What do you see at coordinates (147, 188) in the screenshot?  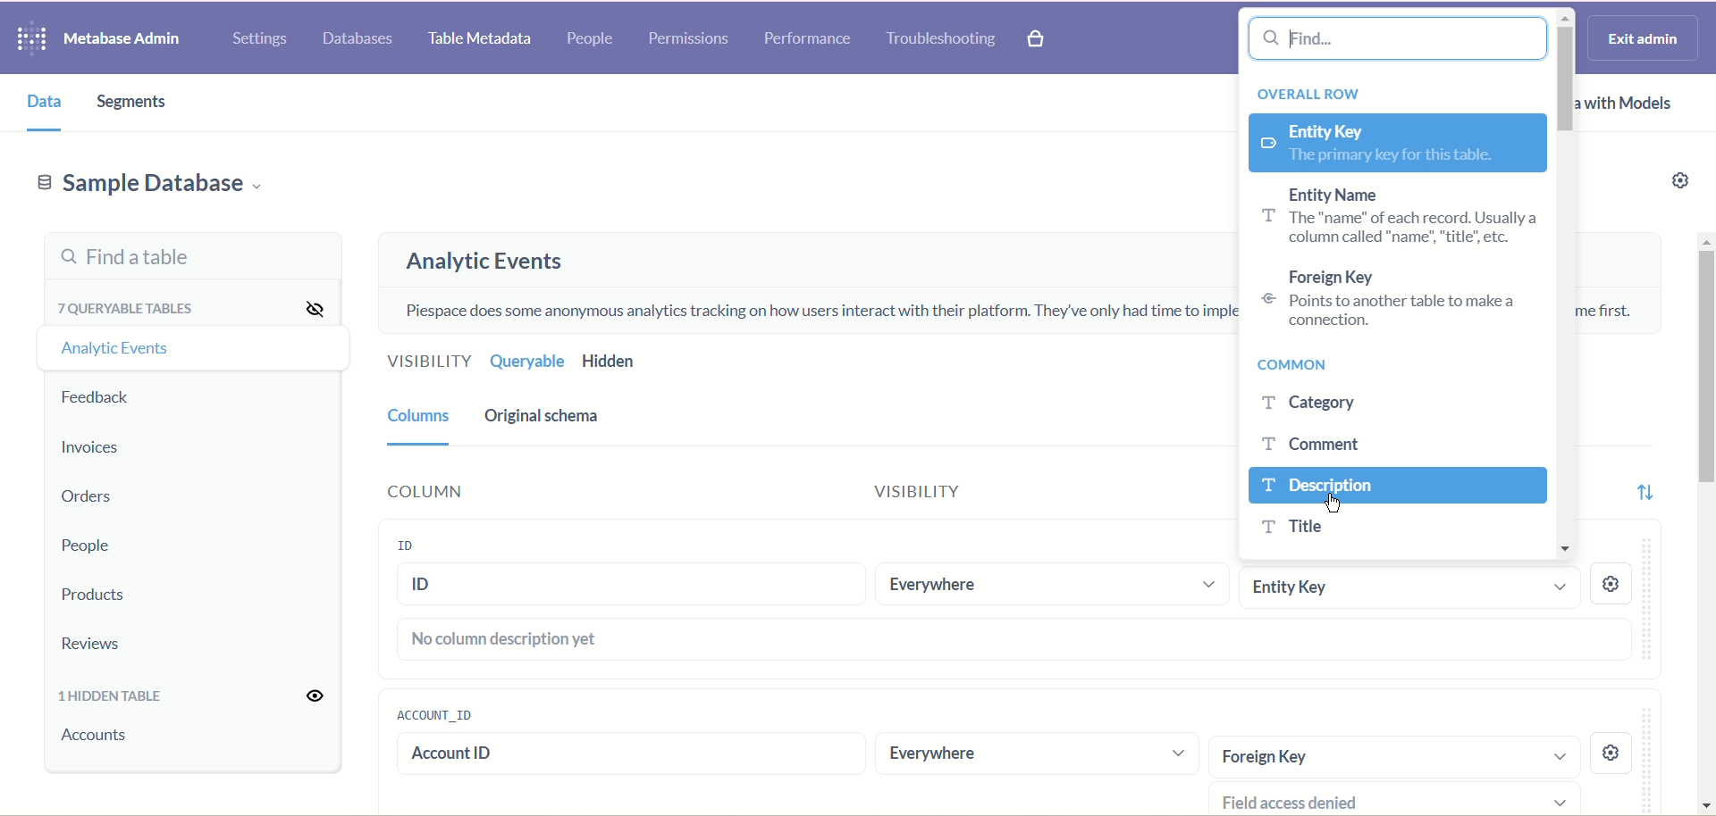 I see `sample database` at bounding box center [147, 188].